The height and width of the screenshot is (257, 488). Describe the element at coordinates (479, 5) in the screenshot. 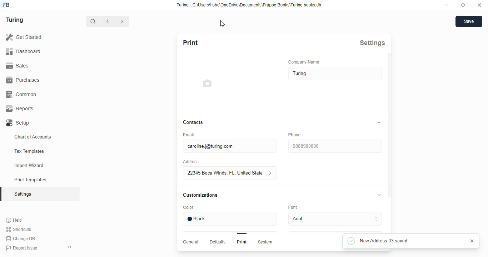

I see `close` at that location.